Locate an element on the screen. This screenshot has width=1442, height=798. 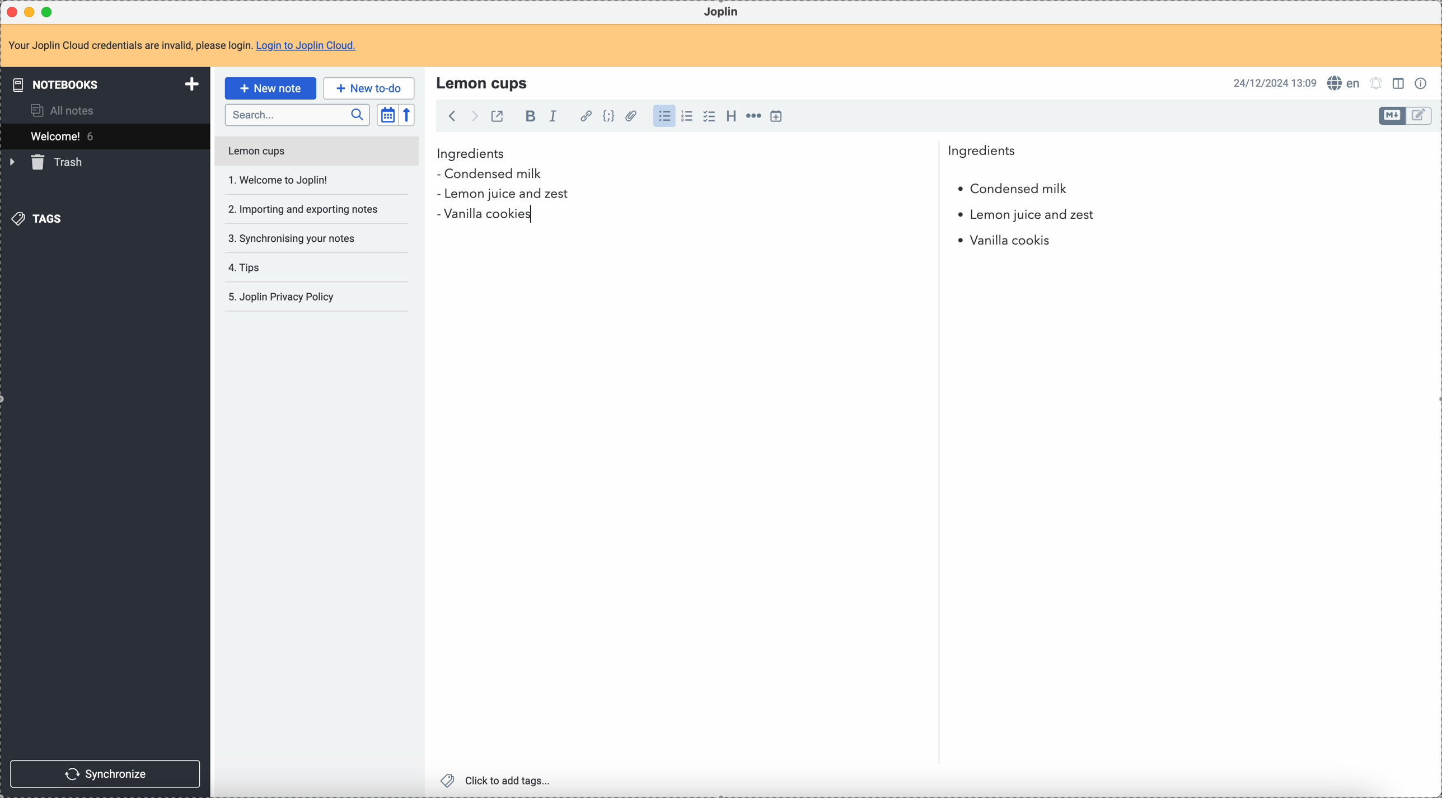
vanilla cookies is located at coordinates (485, 215).